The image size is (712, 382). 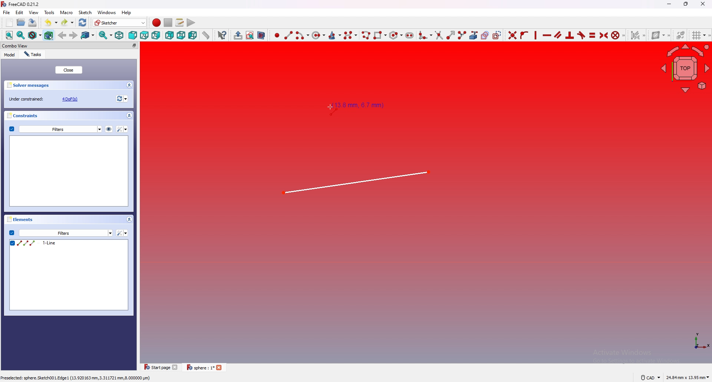 I want to click on Preselected sphere.Sketch001.Edge1 (13.920163 mm, 3,311721 mm, 8,000000 um), so click(x=76, y=379).